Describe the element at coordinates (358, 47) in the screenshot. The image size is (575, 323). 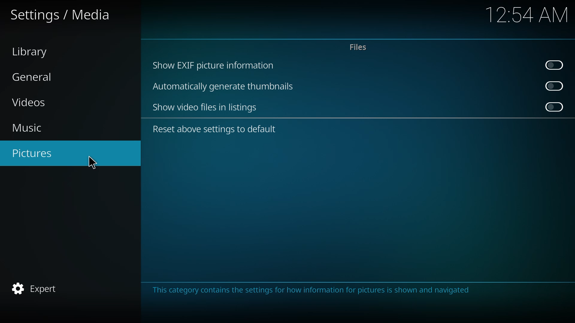
I see `files` at that location.